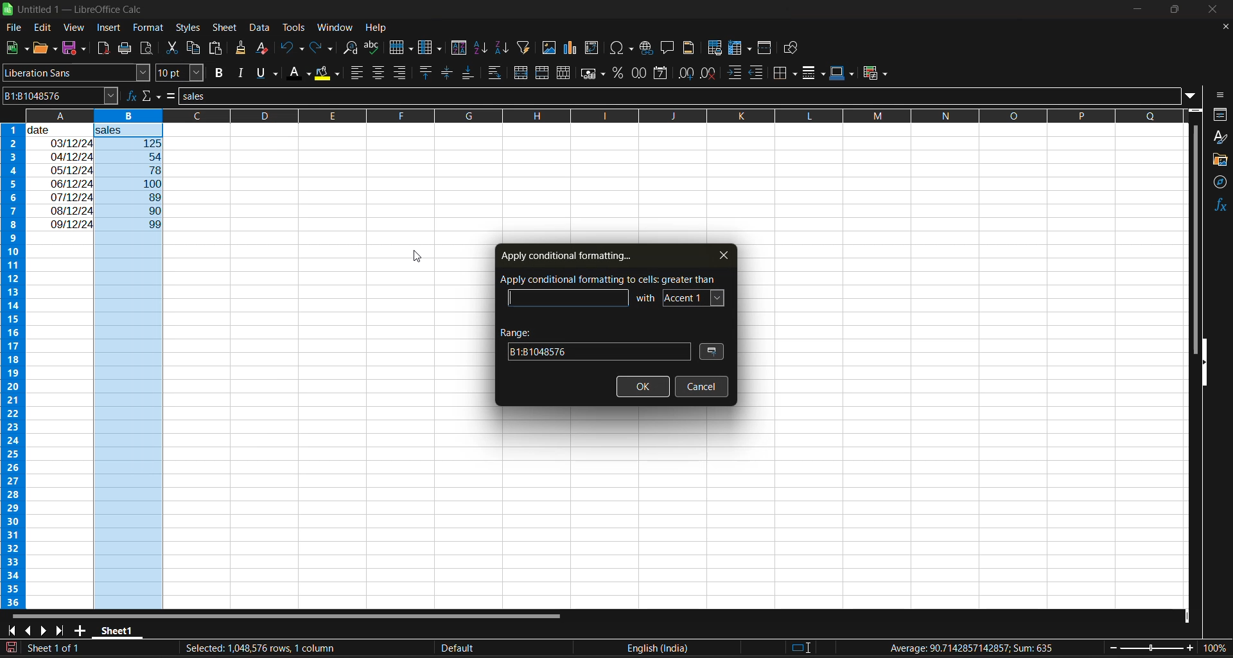  What do you see at coordinates (503, 47) in the screenshot?
I see `sort descending` at bounding box center [503, 47].